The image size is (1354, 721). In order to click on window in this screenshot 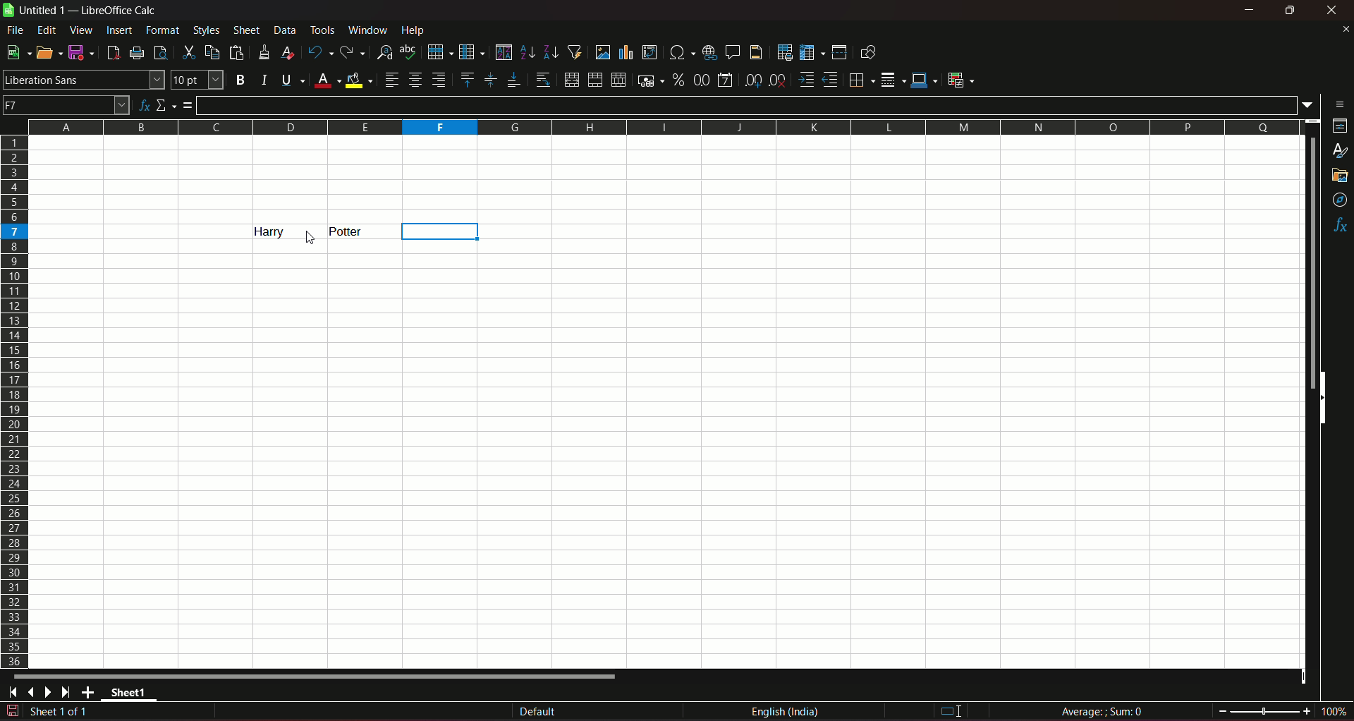, I will do `click(370, 30)`.